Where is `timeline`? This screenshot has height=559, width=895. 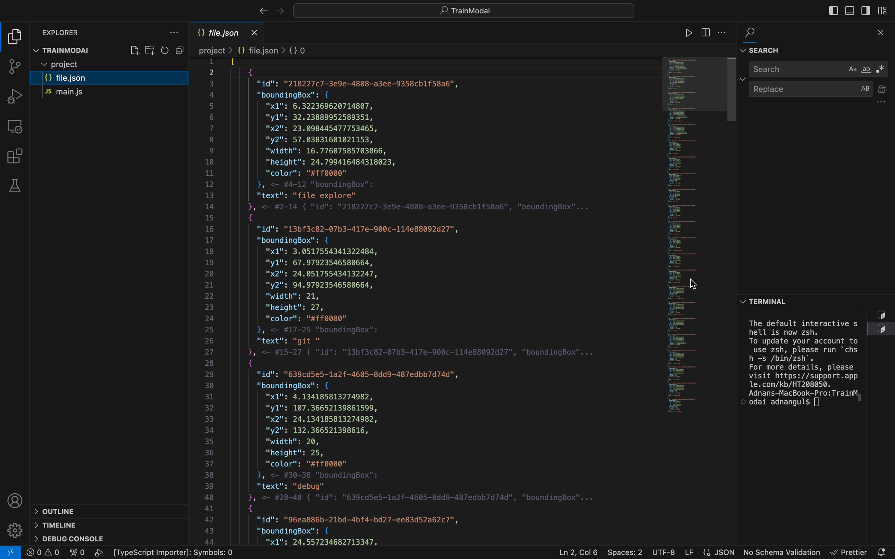 timeline is located at coordinates (77, 525).